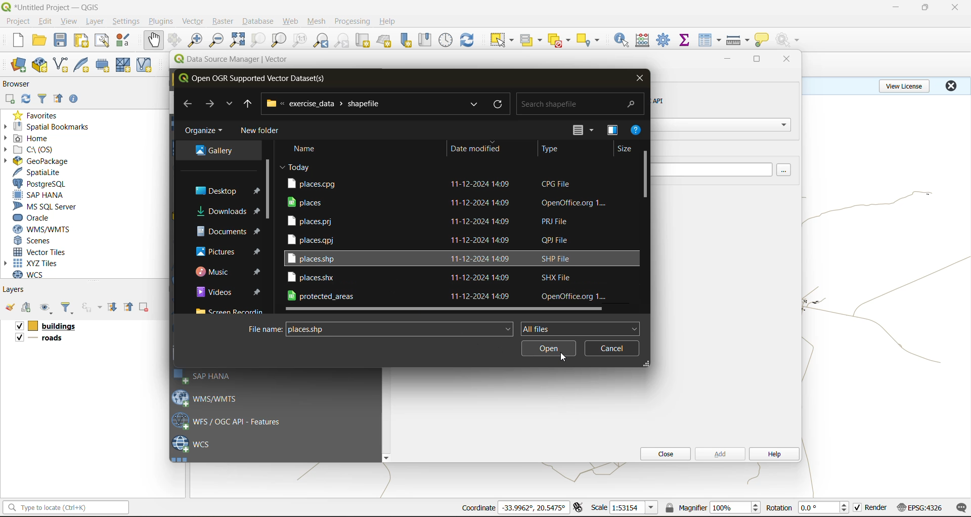 Image resolution: width=971 pixels, height=517 pixels. What do you see at coordinates (446, 310) in the screenshot?
I see `horizontal scroll bar` at bounding box center [446, 310].